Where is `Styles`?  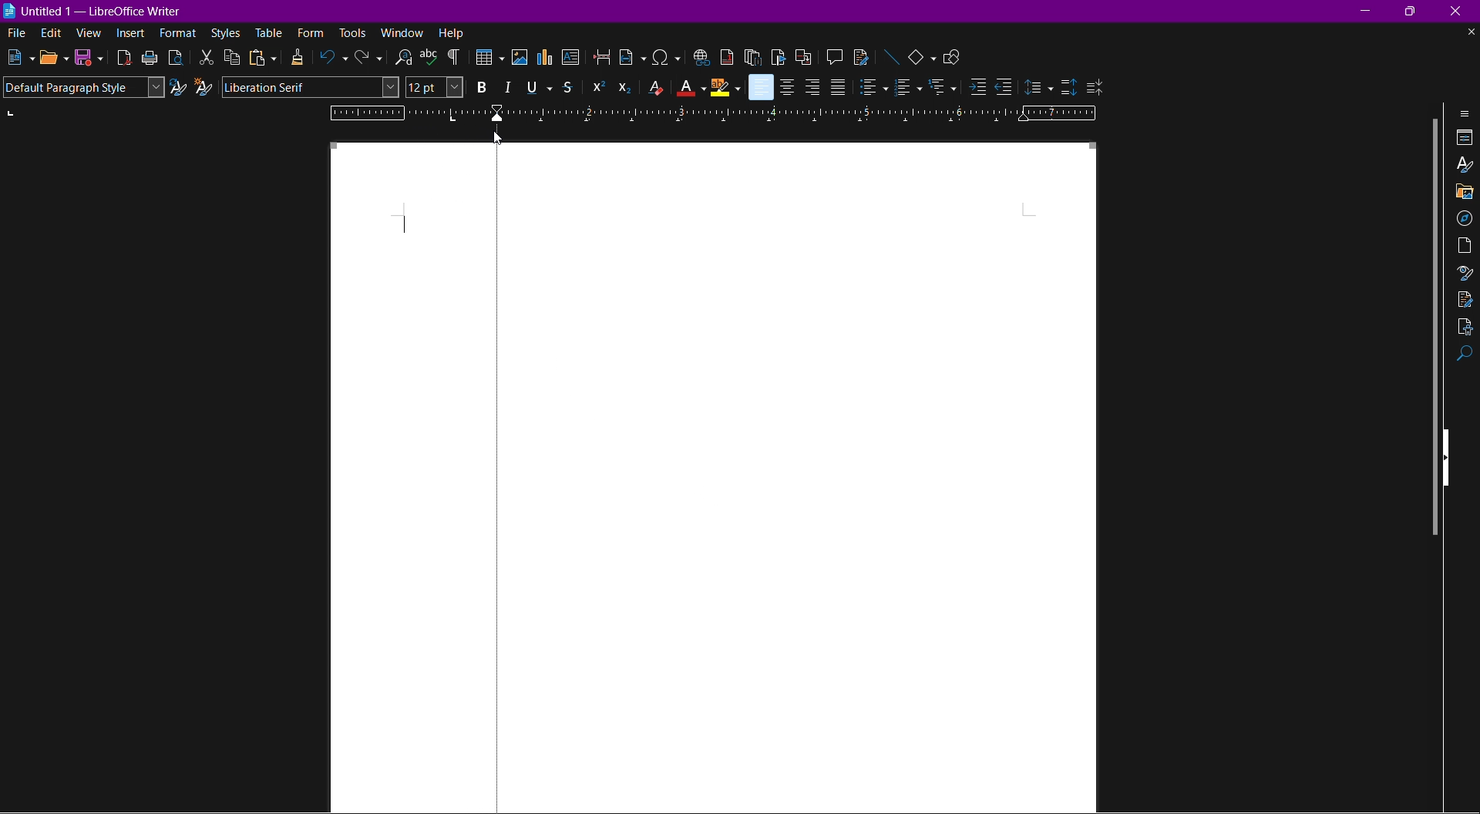
Styles is located at coordinates (226, 34).